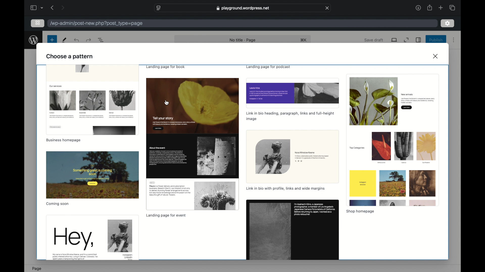  Describe the element at coordinates (192, 144) in the screenshot. I see `preview` at that location.